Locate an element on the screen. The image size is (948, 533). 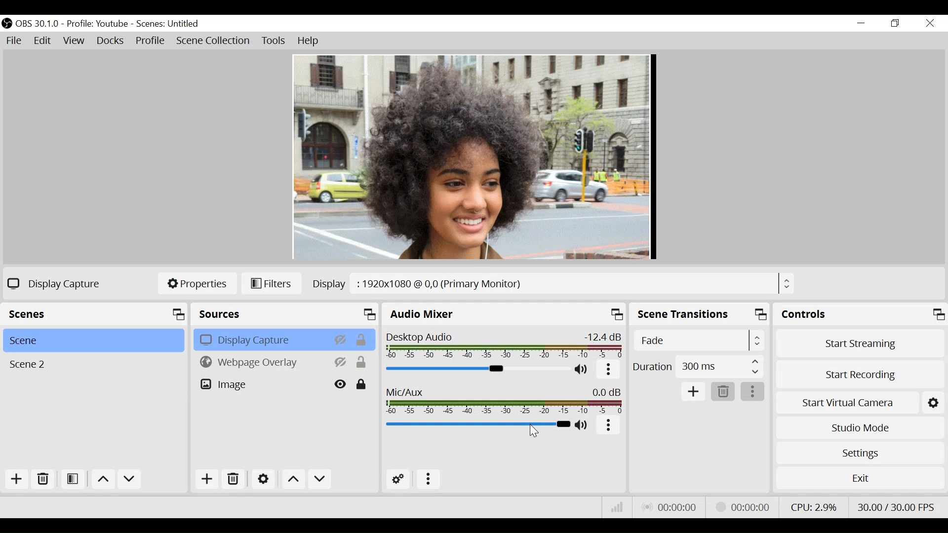
Mic/Aux Slider is located at coordinates (477, 424).